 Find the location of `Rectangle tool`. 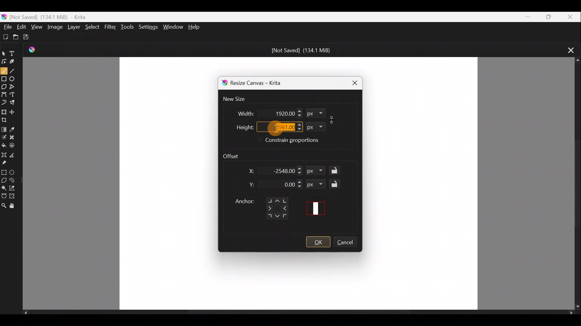

Rectangle tool is located at coordinates (4, 80).